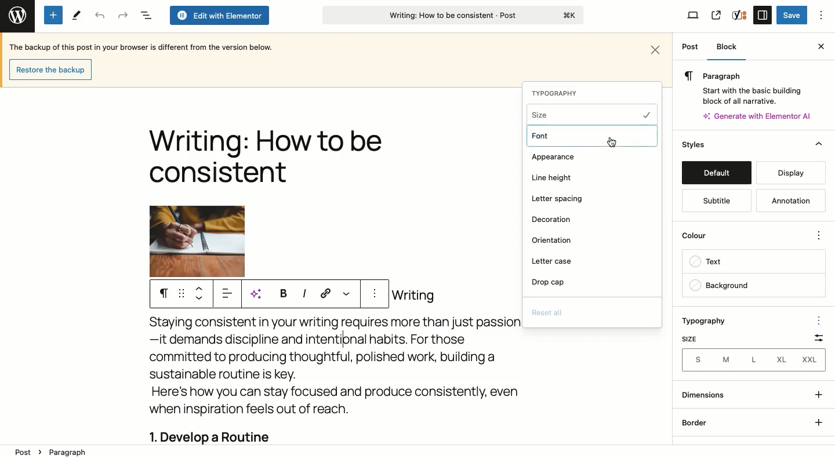 Image resolution: width=835 pixels, height=459 pixels. What do you see at coordinates (753, 360) in the screenshot?
I see `S M L XL XXL` at bounding box center [753, 360].